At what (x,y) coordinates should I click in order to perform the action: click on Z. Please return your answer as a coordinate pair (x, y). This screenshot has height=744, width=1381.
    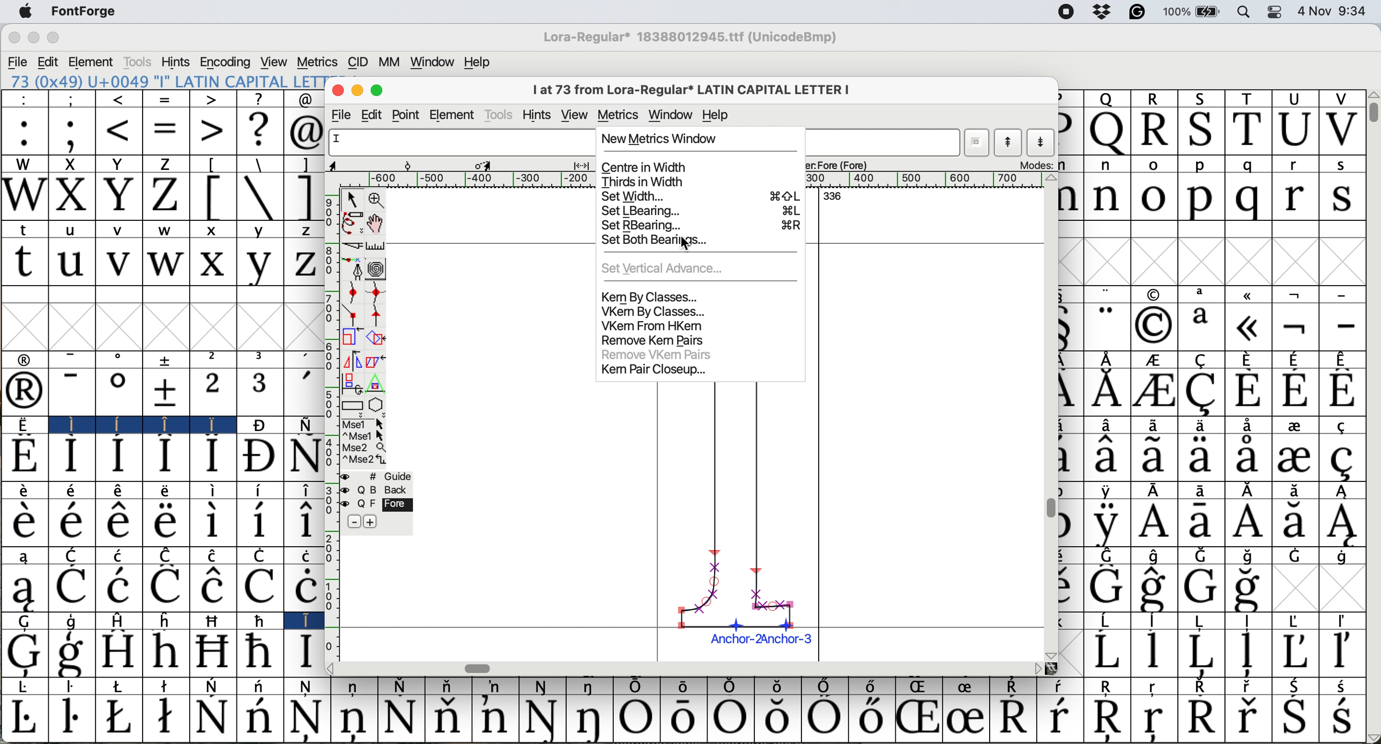
    Looking at the image, I should click on (167, 197).